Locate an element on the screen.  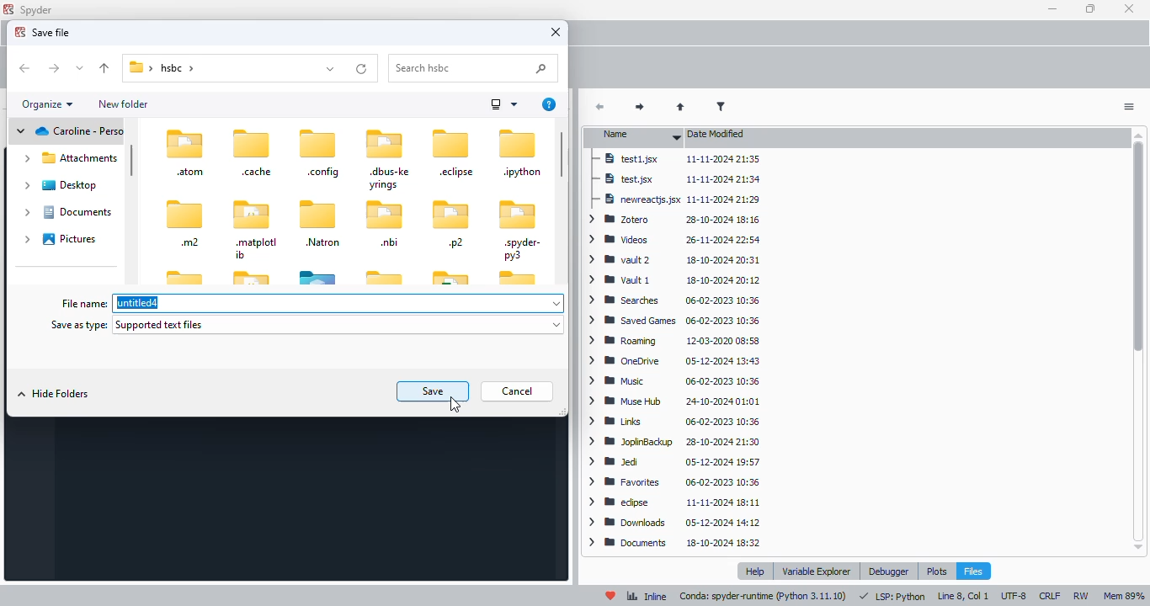
conda: spyder-runtime (python 3. 11. 10) is located at coordinates (764, 597).